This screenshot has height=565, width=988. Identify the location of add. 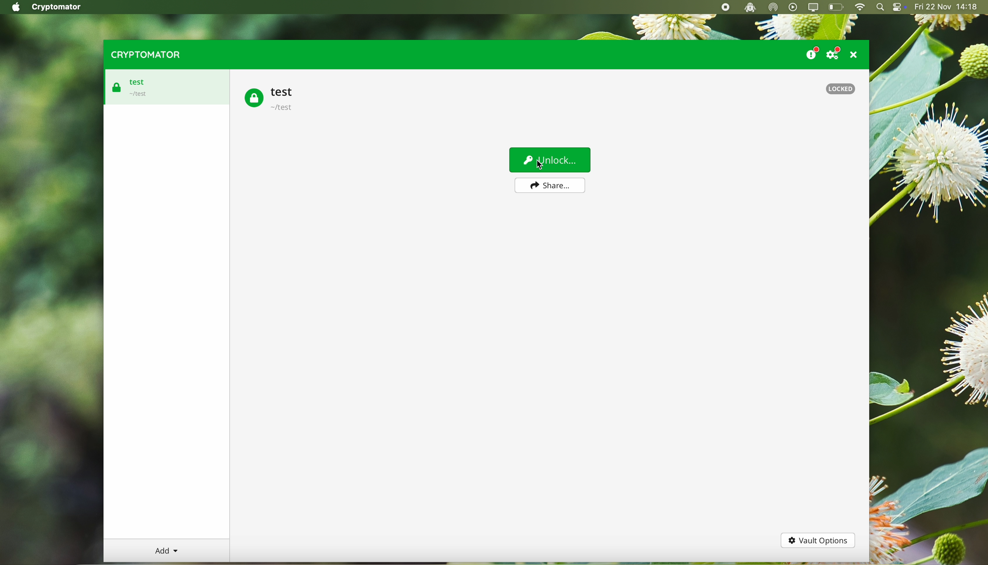
(167, 551).